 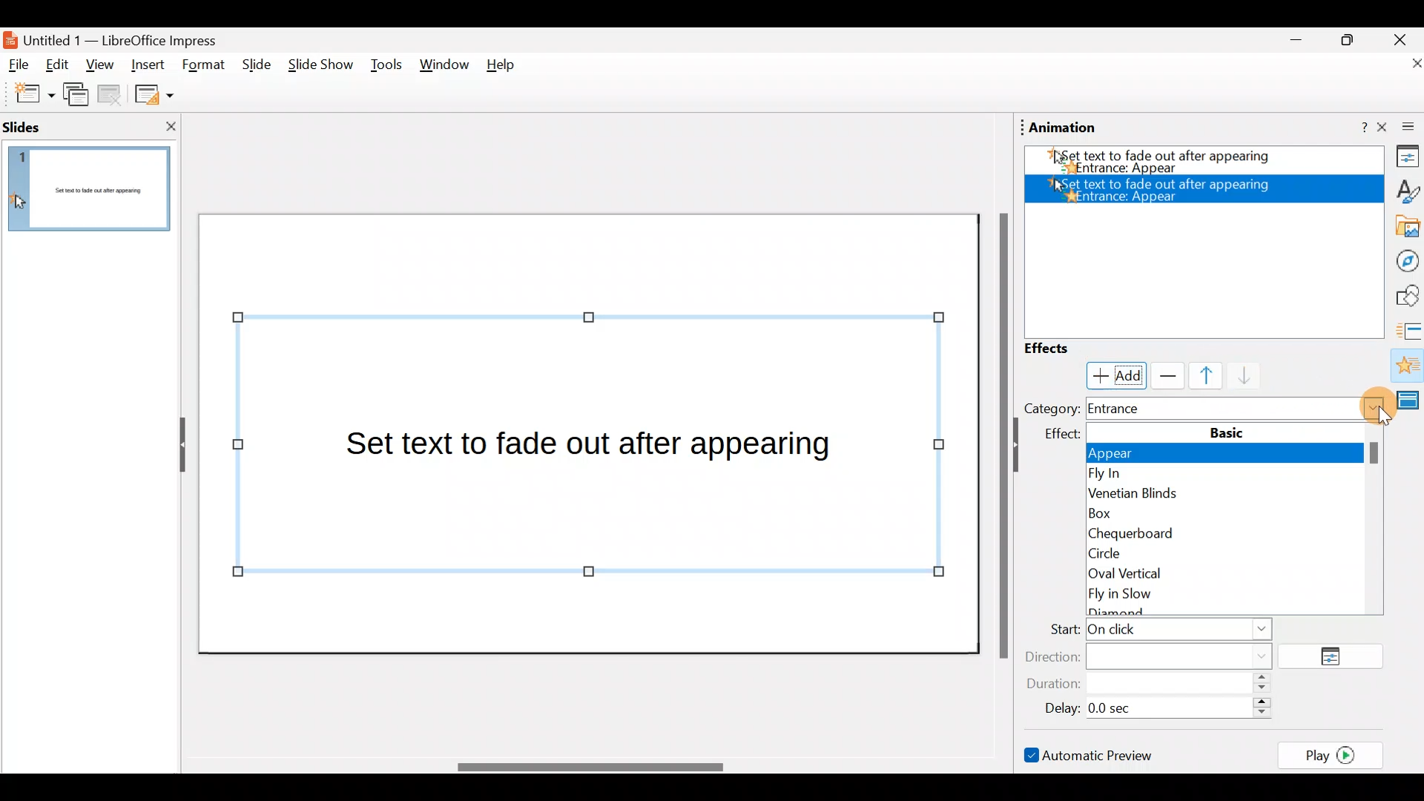 What do you see at coordinates (1158, 655) in the screenshot?
I see `Direction` at bounding box center [1158, 655].